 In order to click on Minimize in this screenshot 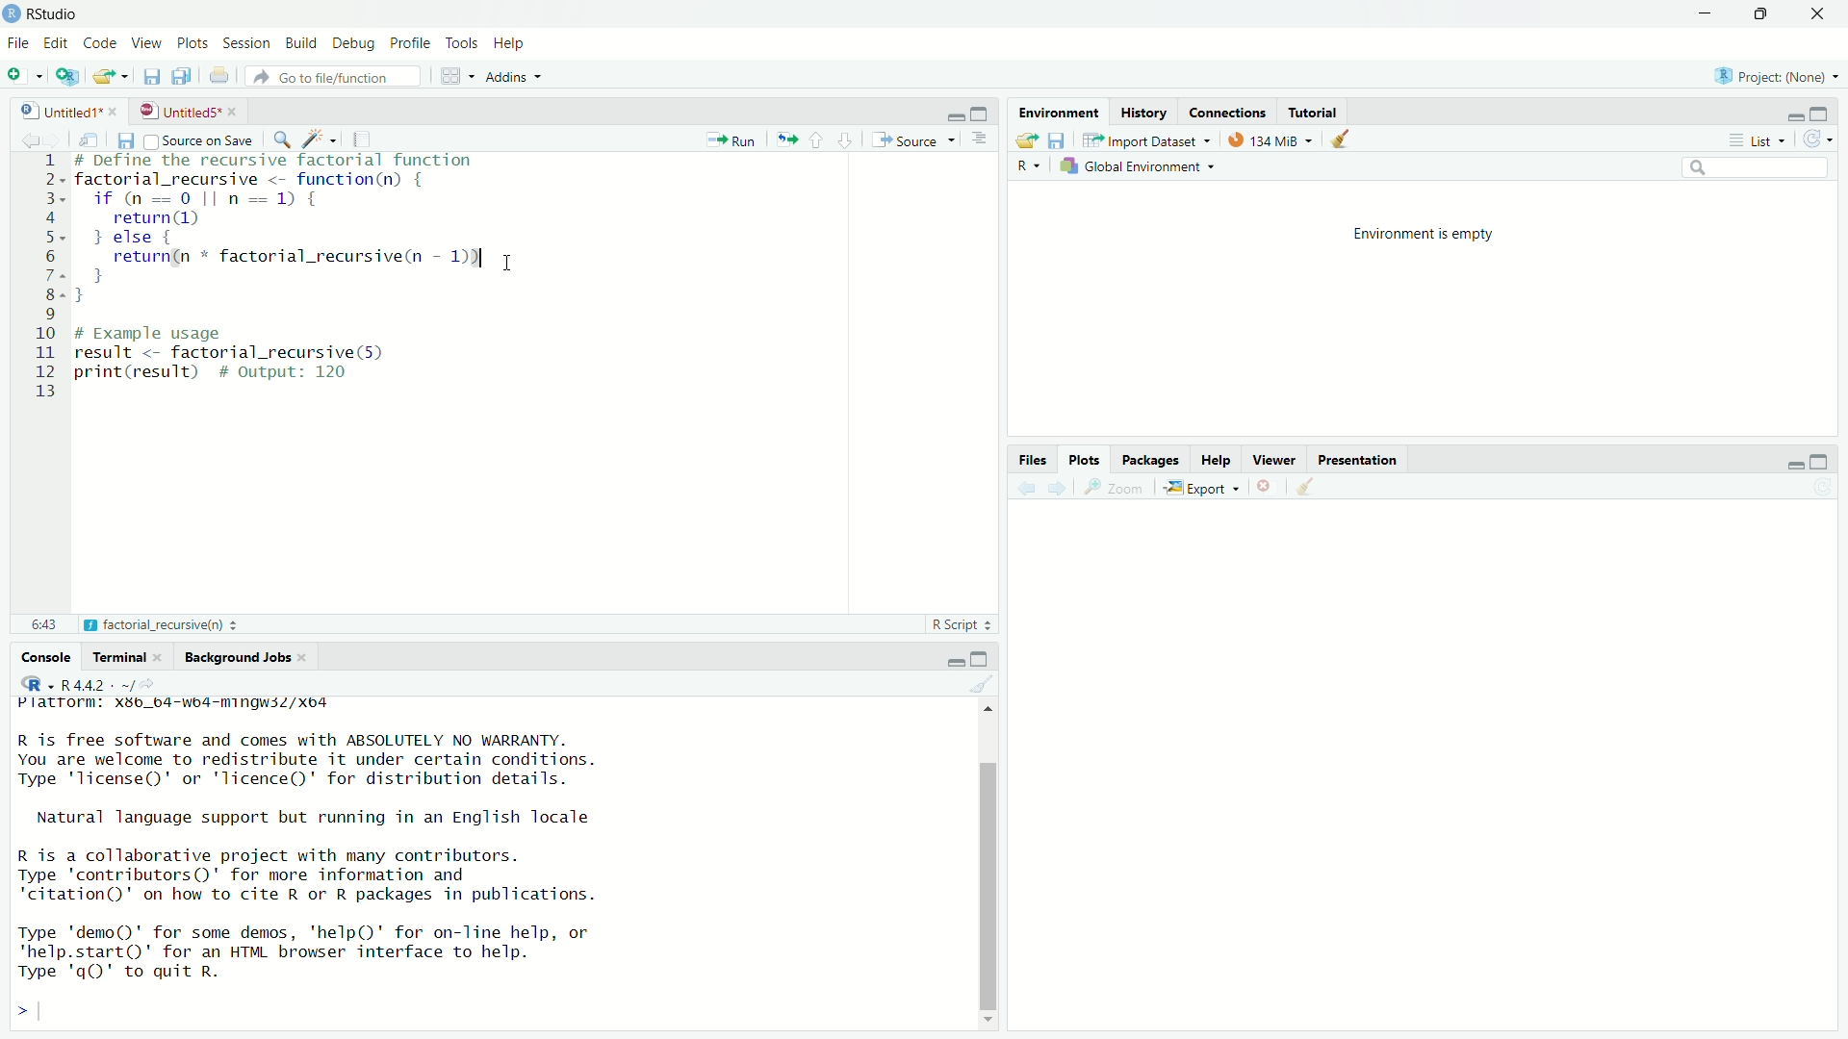, I will do `click(1702, 14)`.